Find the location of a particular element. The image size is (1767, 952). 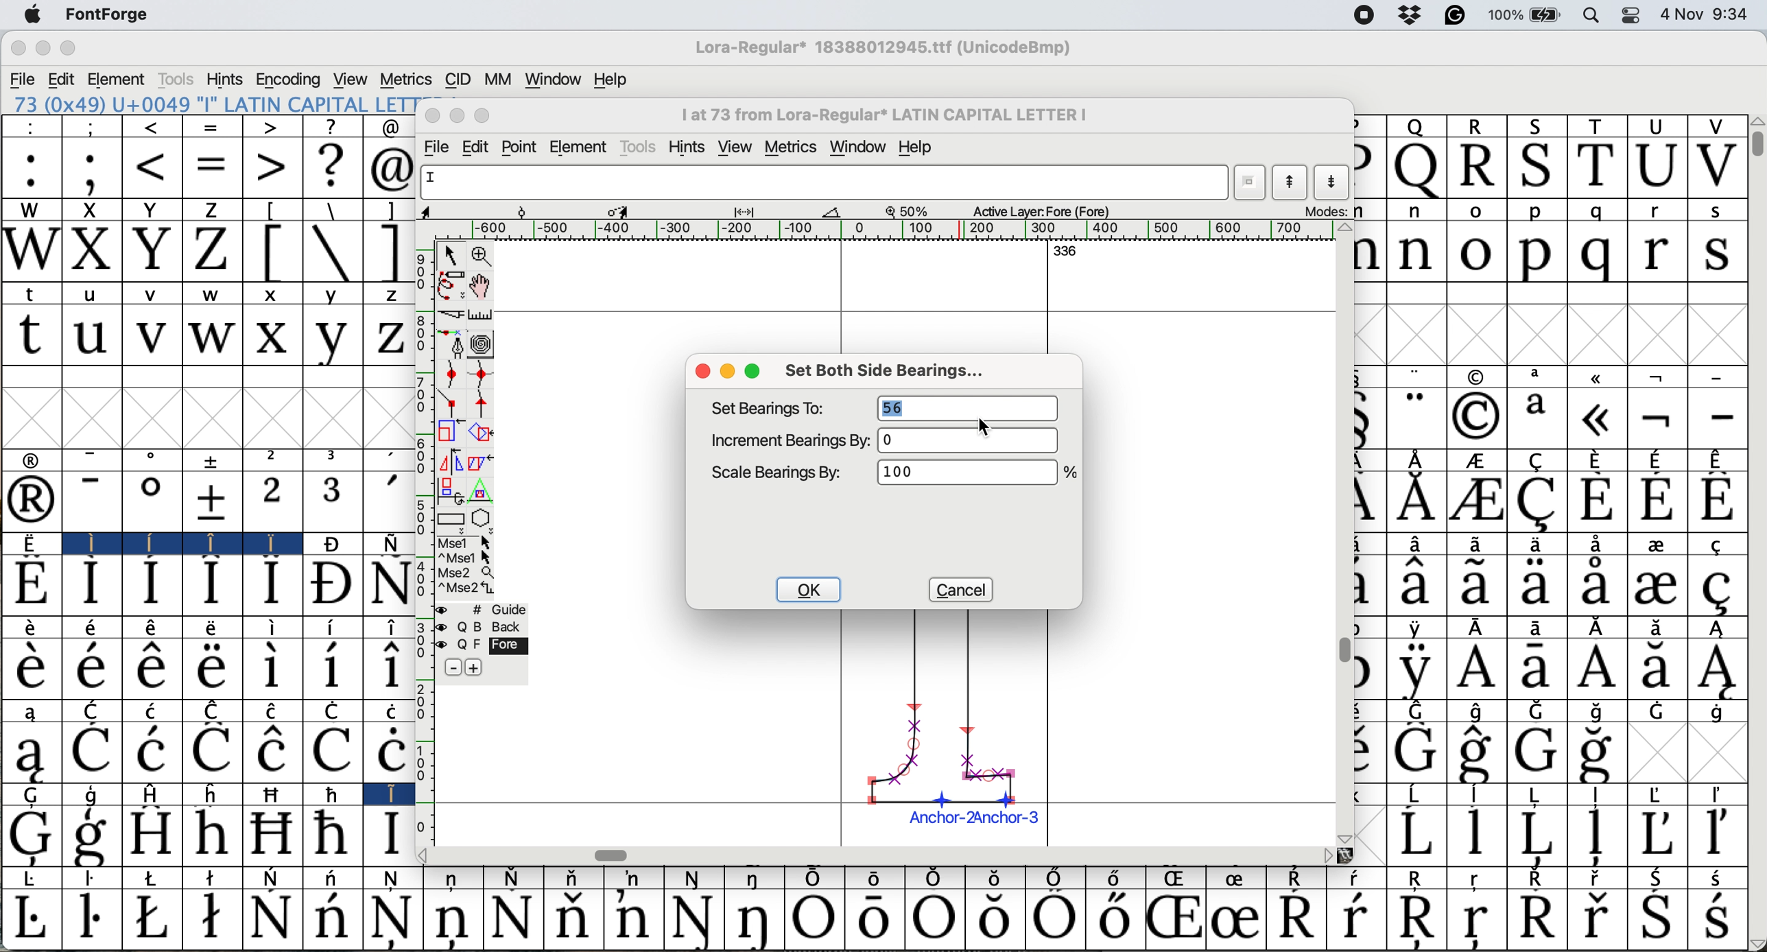

Symbol is located at coordinates (213, 751).